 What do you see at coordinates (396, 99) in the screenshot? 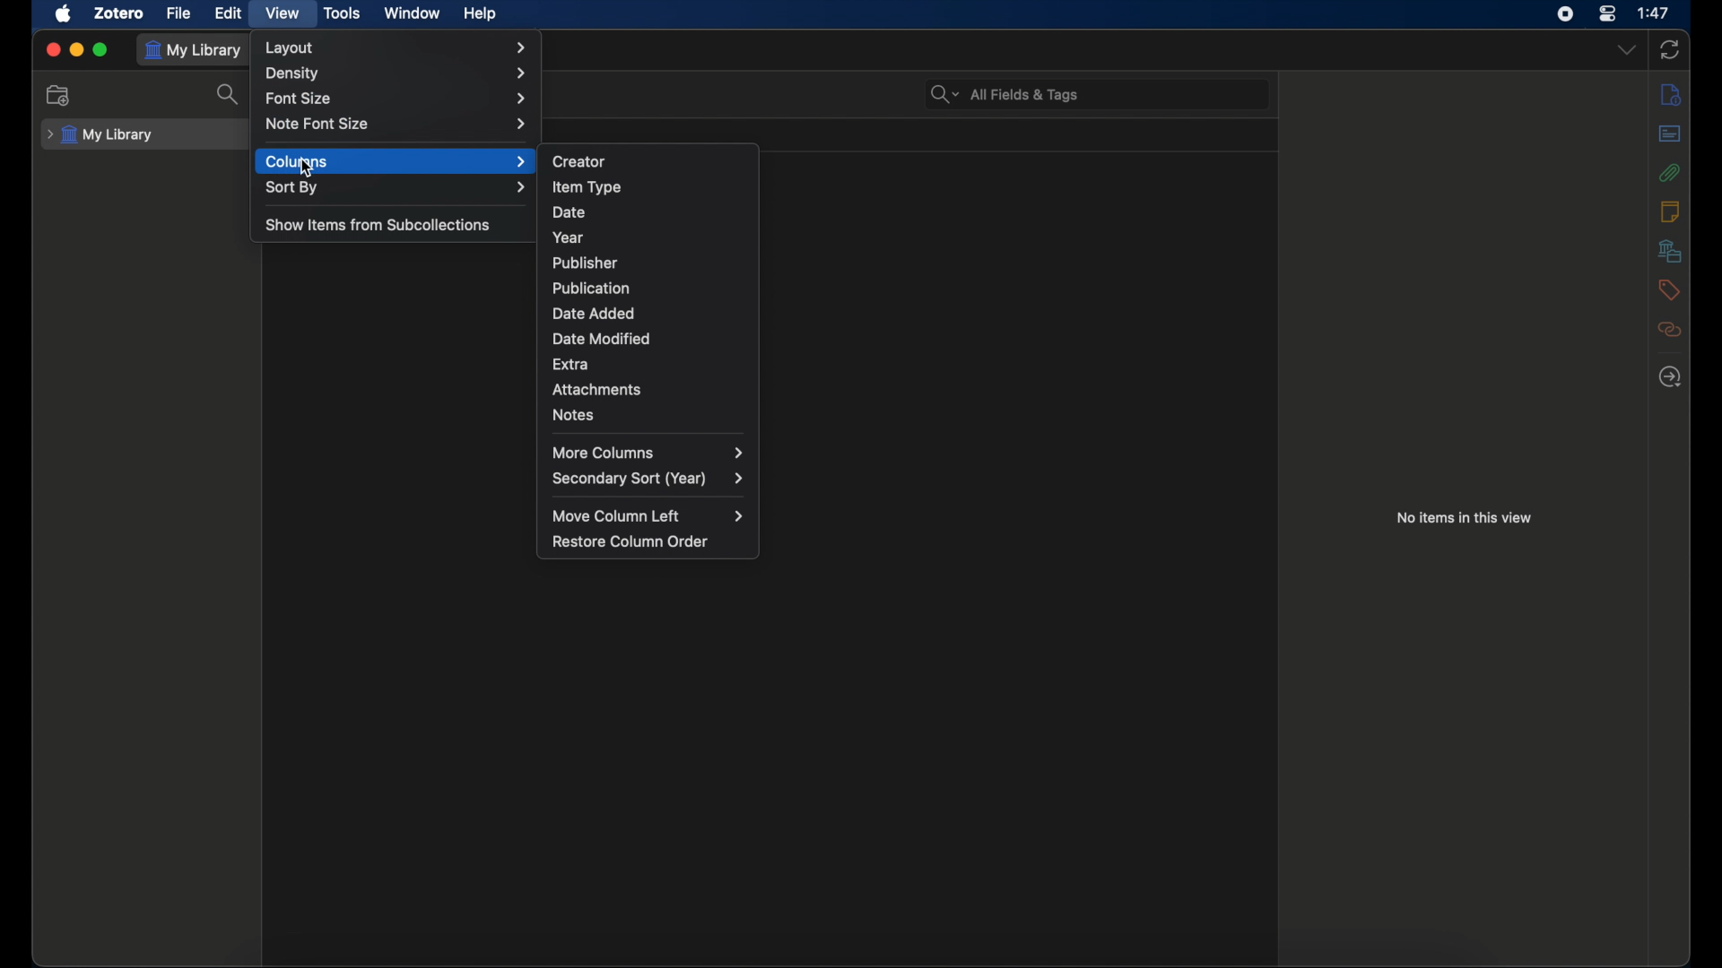
I see `font size` at bounding box center [396, 99].